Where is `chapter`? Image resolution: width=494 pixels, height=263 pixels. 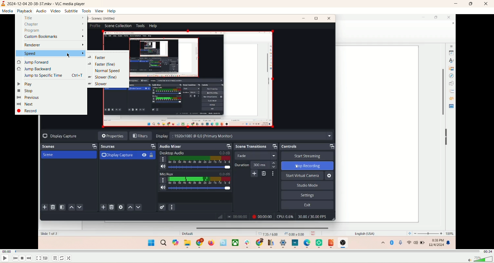
chapter is located at coordinates (54, 24).